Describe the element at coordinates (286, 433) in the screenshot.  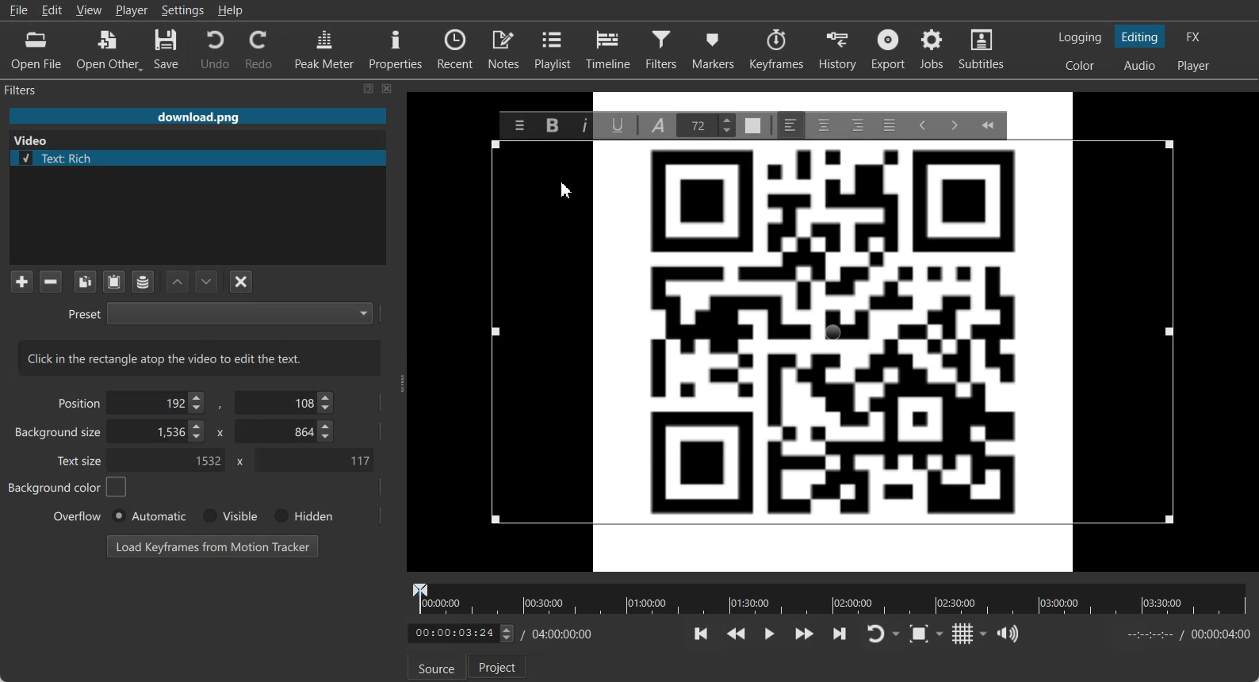
I see `Background size Y- Co-ordinate` at that location.